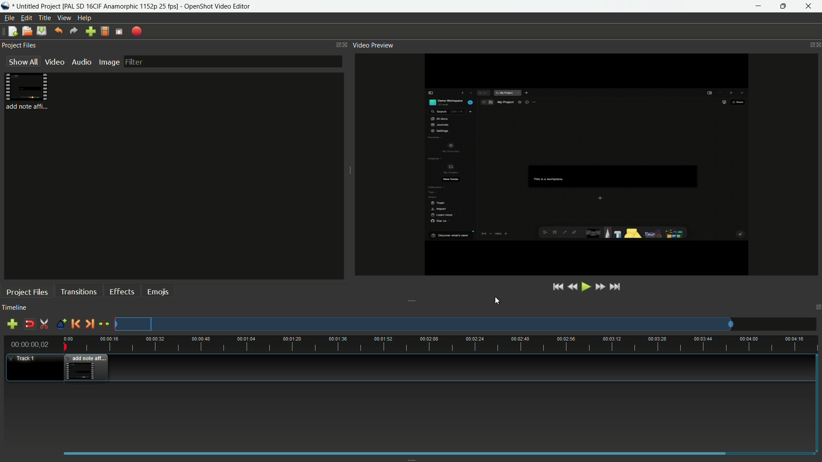  What do you see at coordinates (757, 6) in the screenshot?
I see `minimize` at bounding box center [757, 6].